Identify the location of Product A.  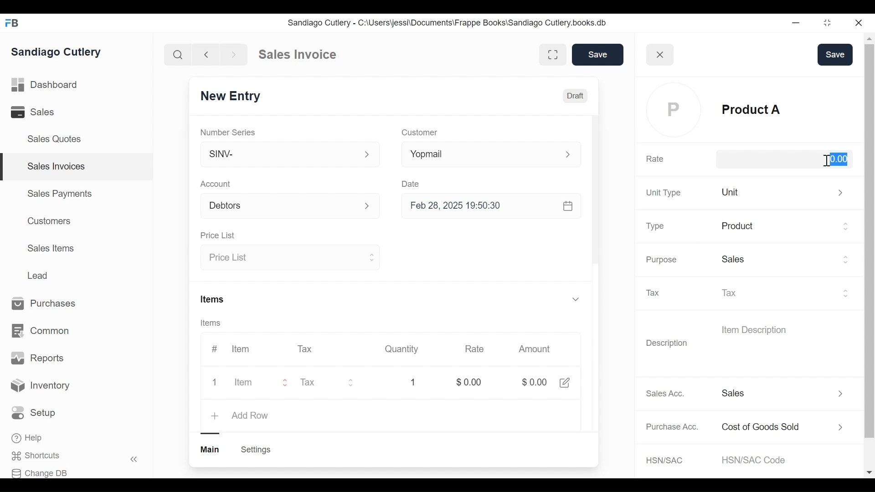
(786, 111).